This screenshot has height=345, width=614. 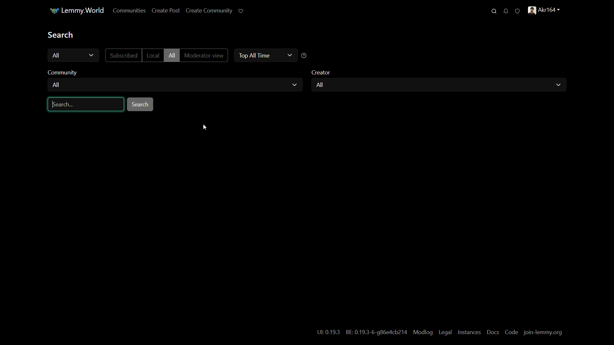 I want to click on cursor, so click(x=205, y=127).